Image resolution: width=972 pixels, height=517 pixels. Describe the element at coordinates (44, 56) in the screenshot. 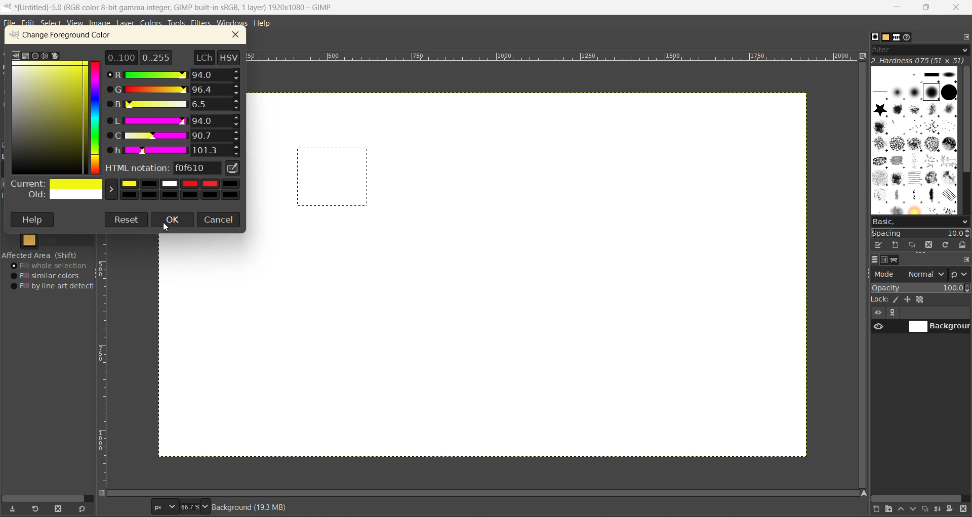

I see `wheel` at that location.